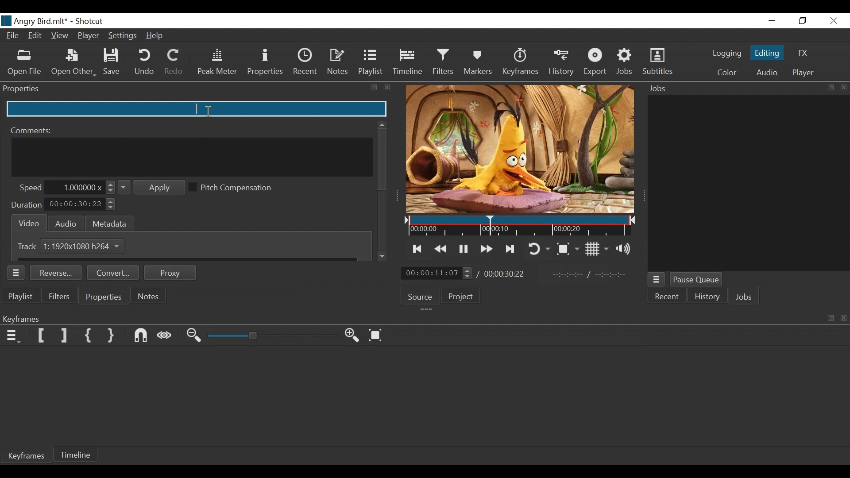 This screenshot has width=850, height=478. I want to click on Skip to the next point, so click(418, 249).